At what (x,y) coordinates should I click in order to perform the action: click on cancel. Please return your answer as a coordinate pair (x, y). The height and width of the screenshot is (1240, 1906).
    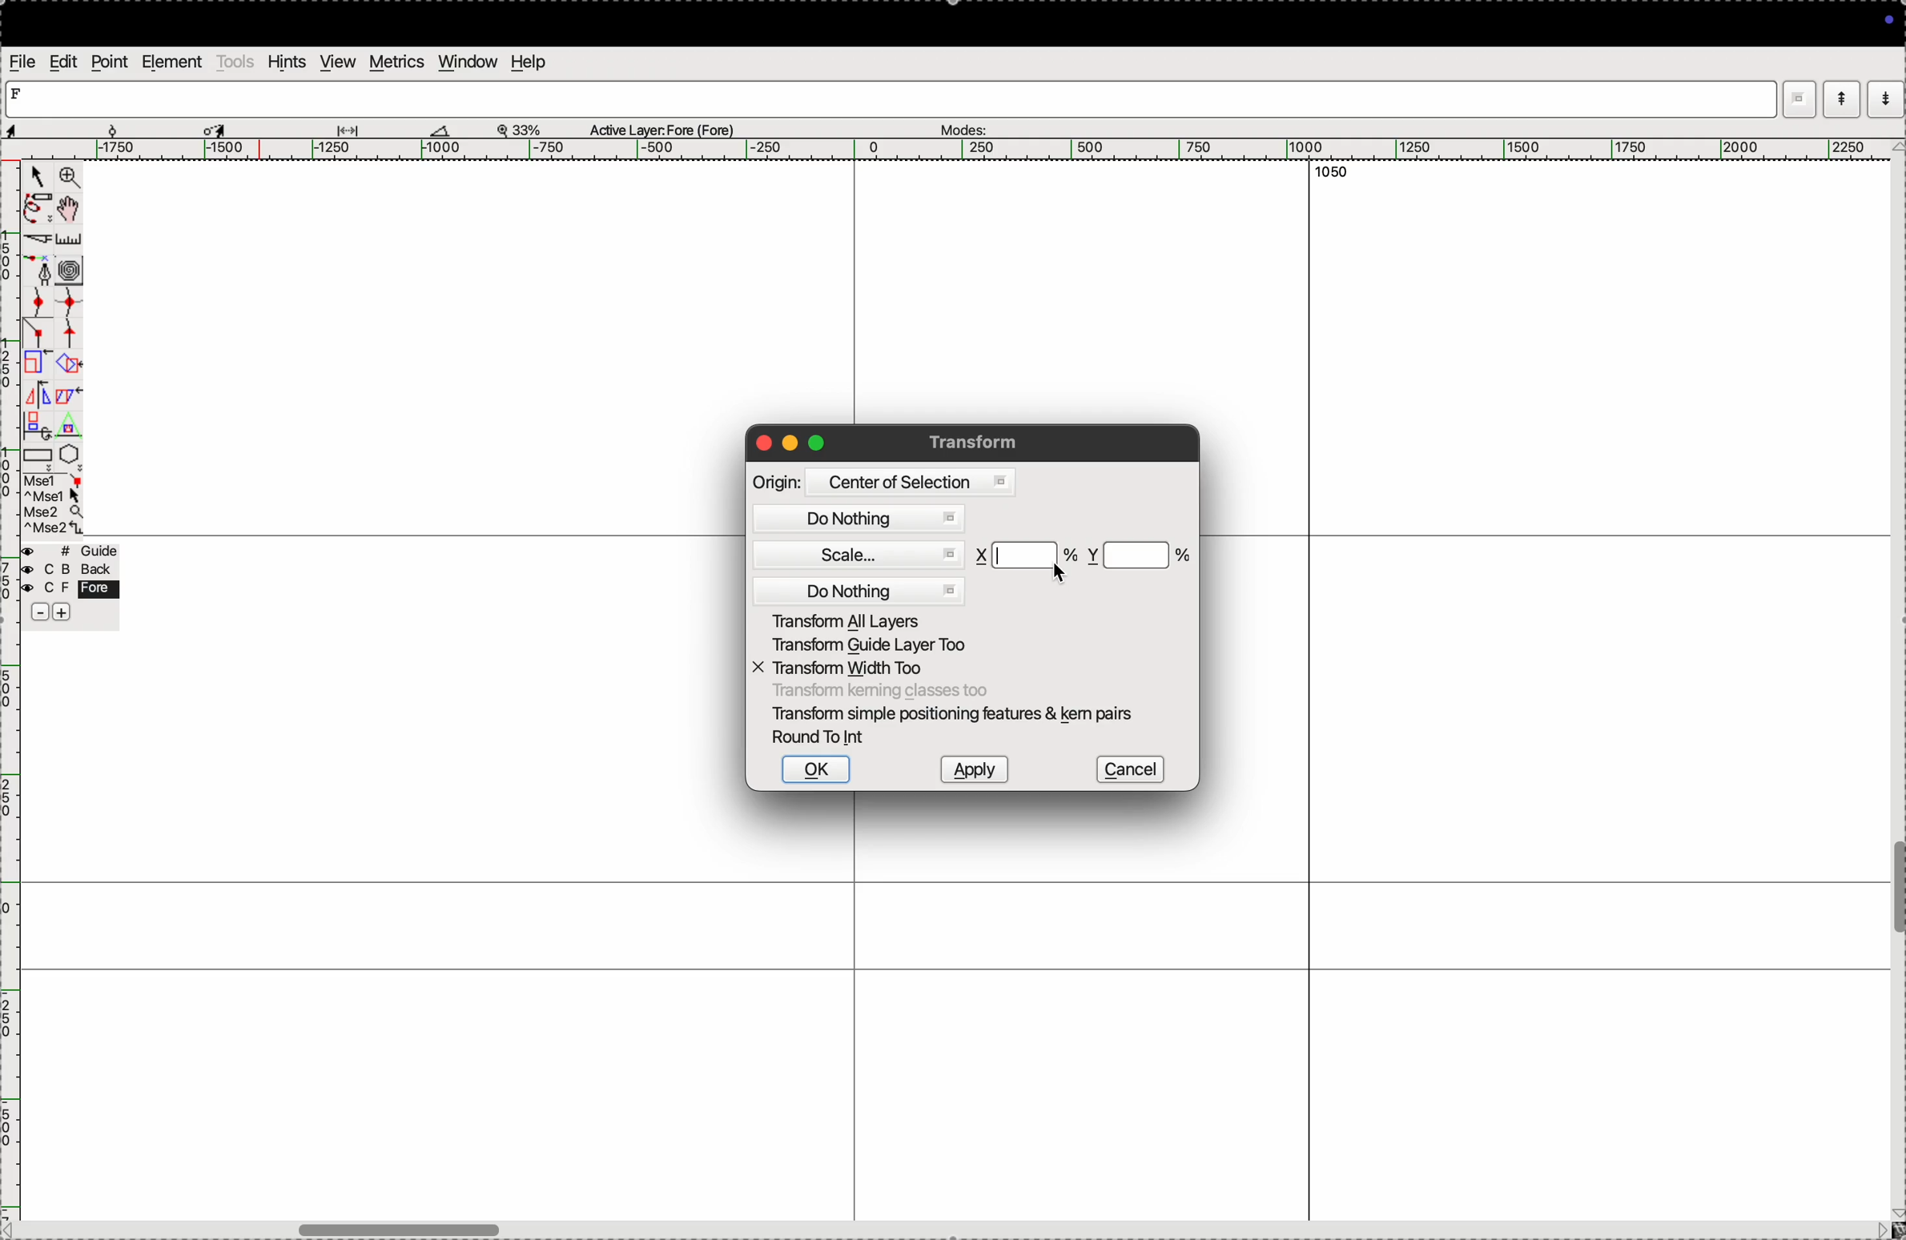
    Looking at the image, I should click on (1130, 768).